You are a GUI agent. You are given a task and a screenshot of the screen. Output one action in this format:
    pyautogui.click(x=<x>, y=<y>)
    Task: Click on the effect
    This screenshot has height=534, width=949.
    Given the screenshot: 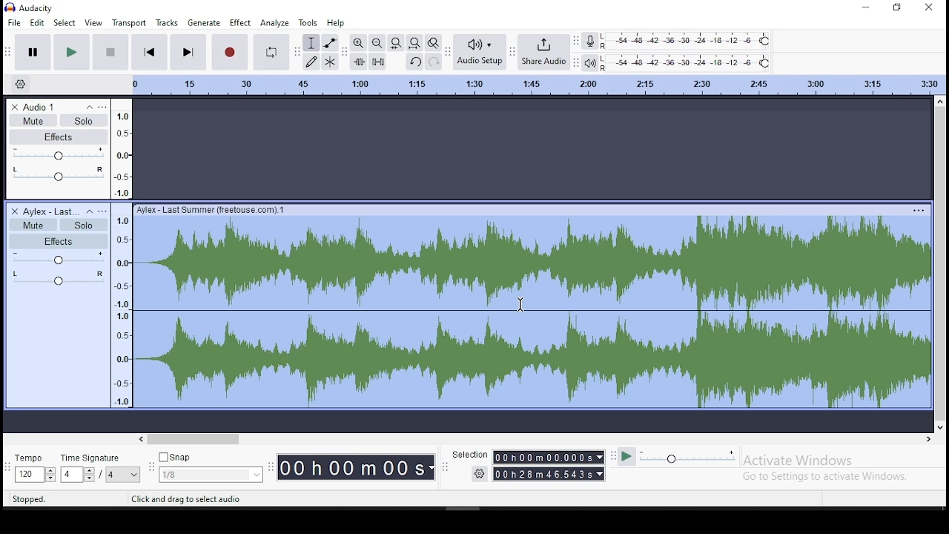 What is the action you would take?
    pyautogui.click(x=240, y=23)
    